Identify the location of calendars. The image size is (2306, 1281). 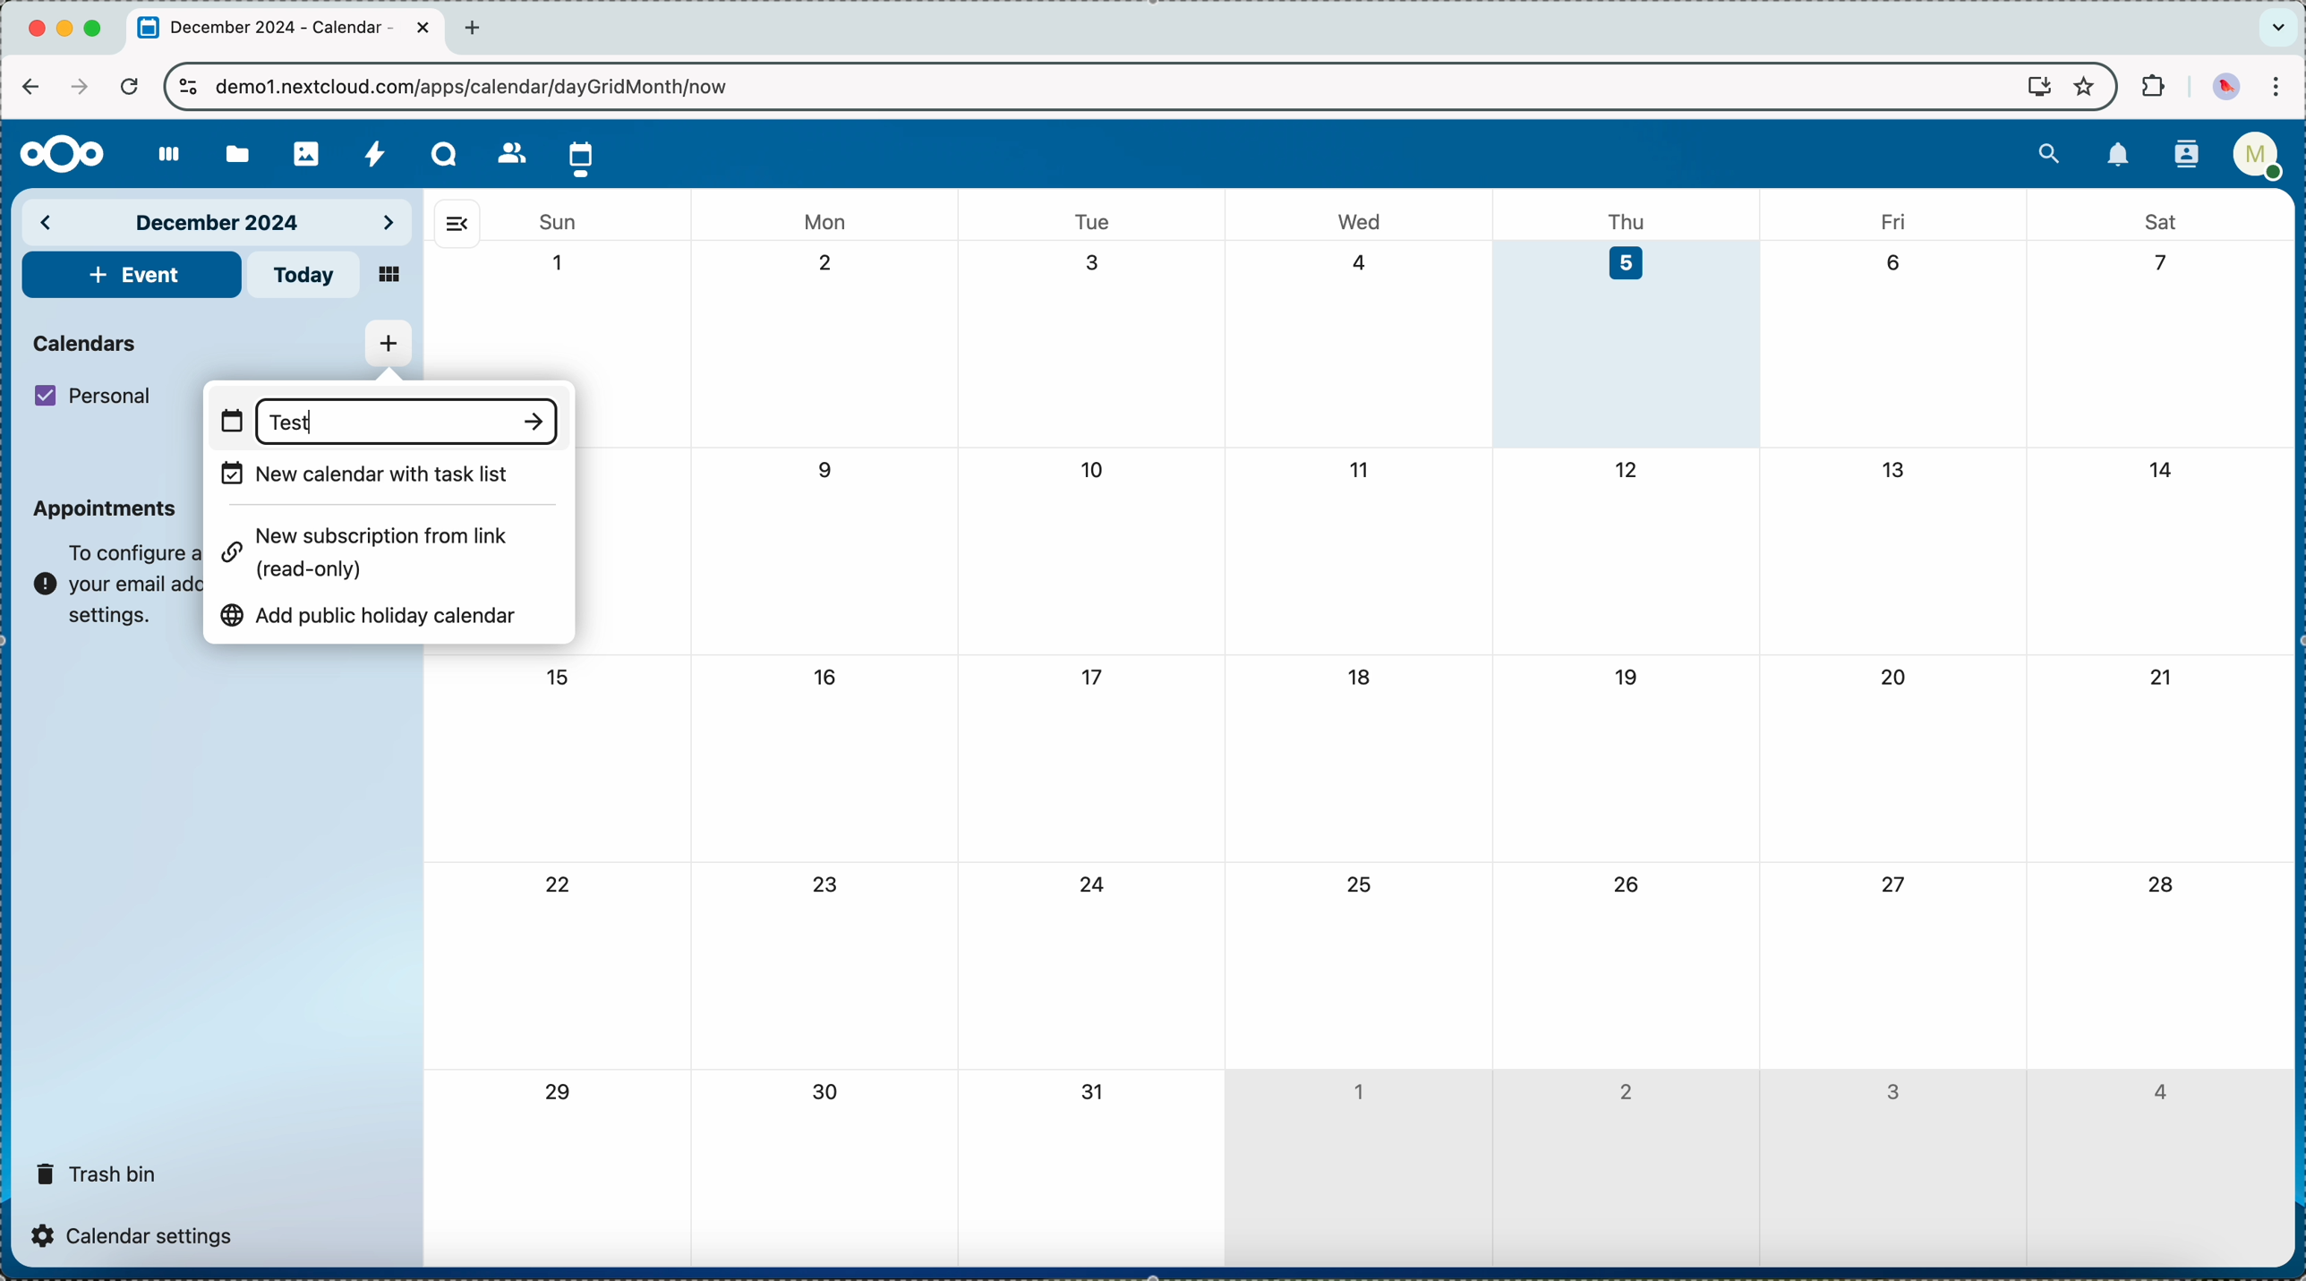
(88, 341).